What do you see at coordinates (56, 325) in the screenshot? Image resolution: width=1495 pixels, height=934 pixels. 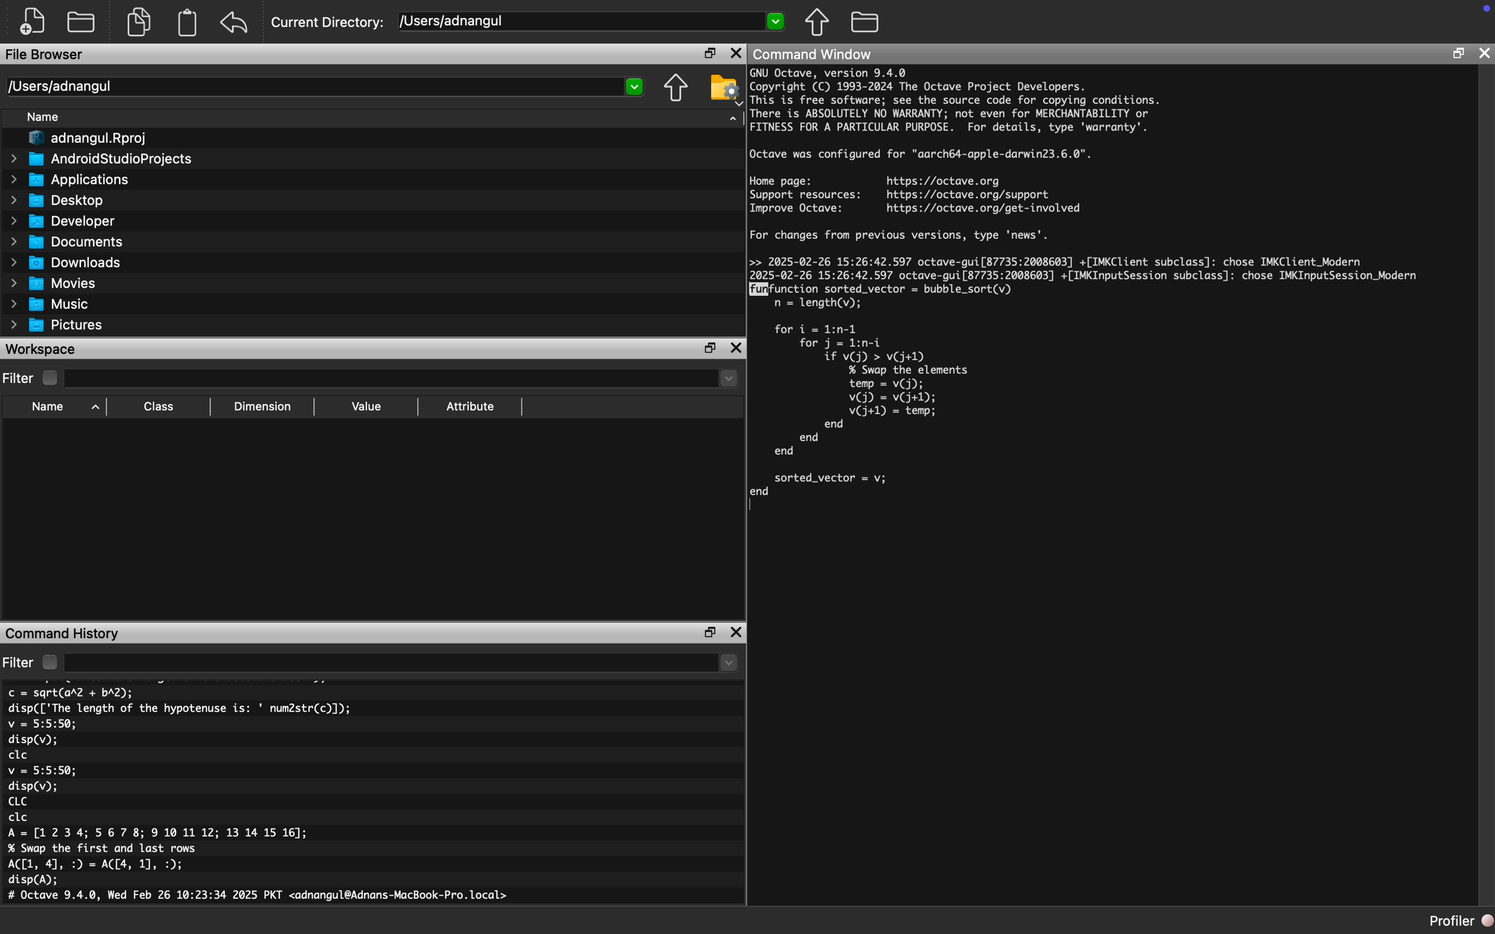 I see `Pictures` at bounding box center [56, 325].